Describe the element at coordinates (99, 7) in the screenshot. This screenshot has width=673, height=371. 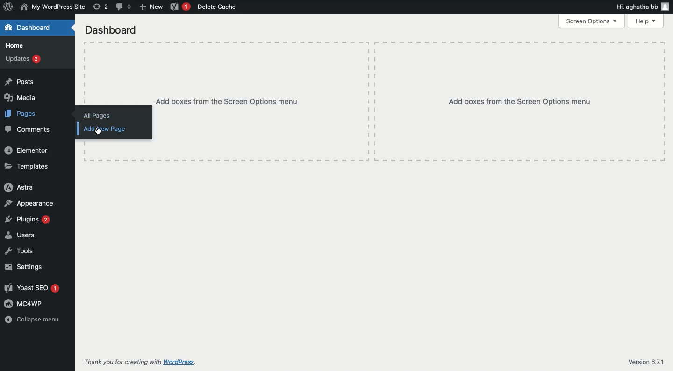
I see `Return` at that location.